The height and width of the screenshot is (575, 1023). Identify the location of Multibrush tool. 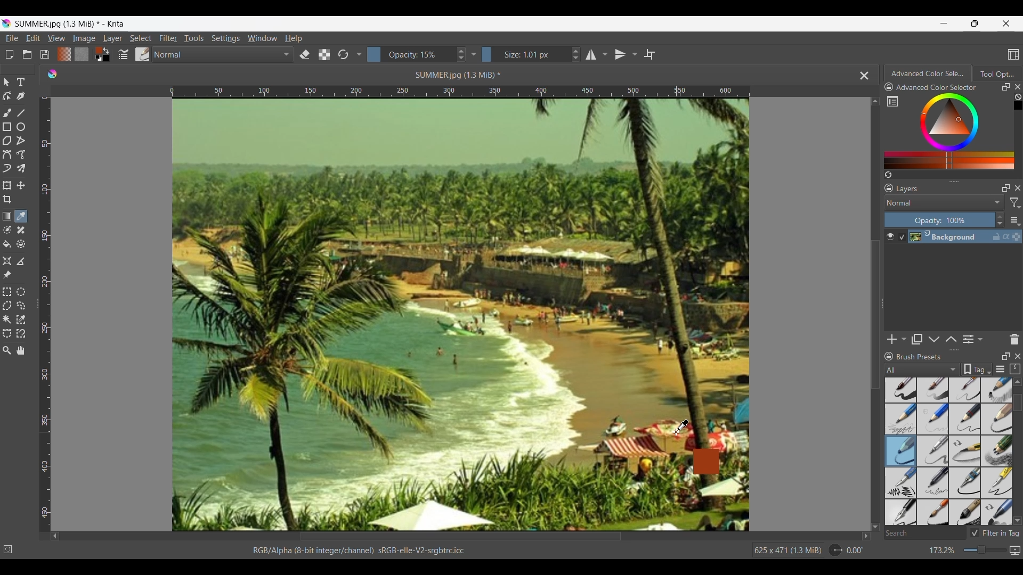
(21, 169).